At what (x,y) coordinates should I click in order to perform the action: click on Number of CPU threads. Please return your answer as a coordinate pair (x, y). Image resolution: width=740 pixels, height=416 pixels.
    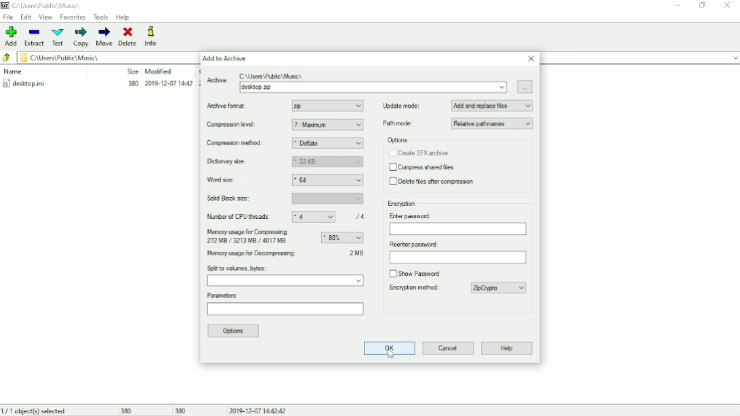
    Looking at the image, I should click on (289, 217).